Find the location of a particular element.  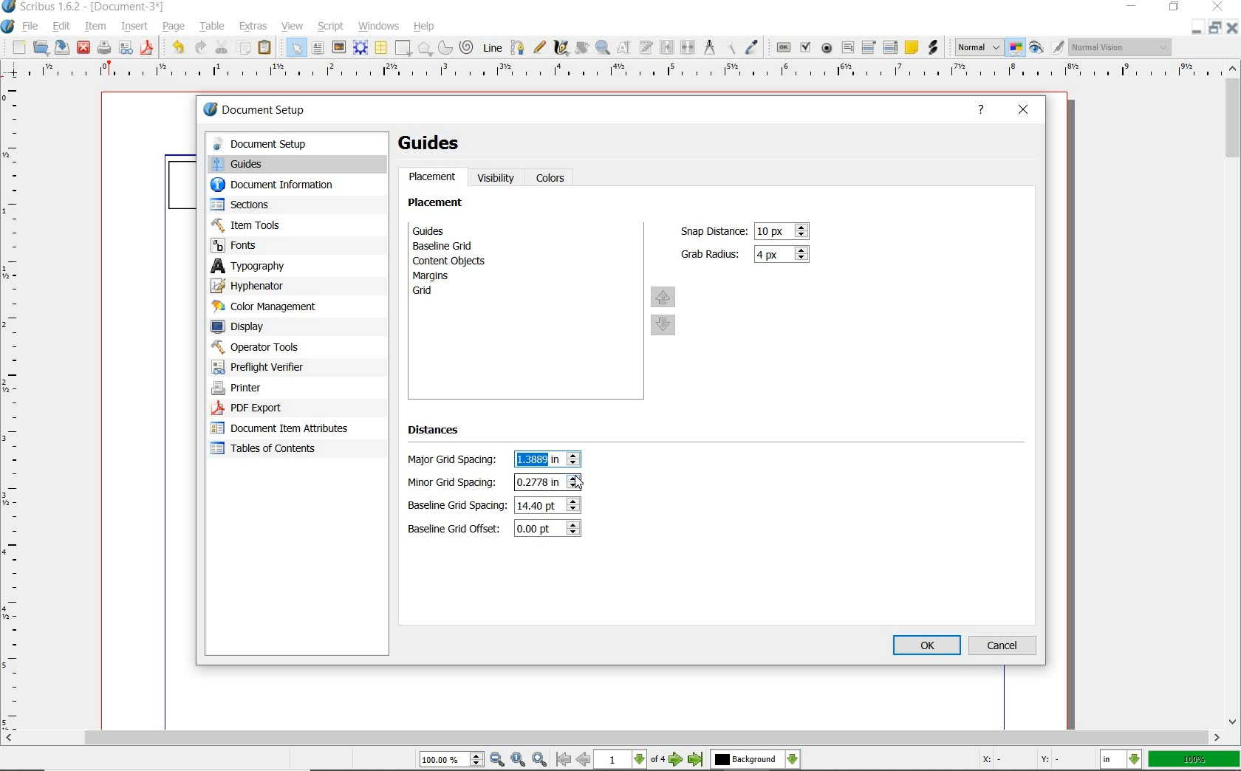

pdf-export is located at coordinates (280, 408).